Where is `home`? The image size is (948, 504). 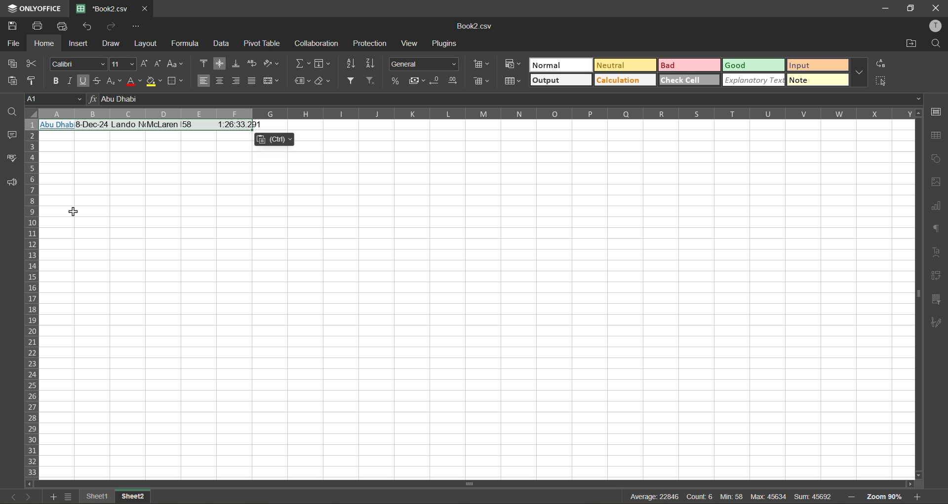
home is located at coordinates (42, 43).